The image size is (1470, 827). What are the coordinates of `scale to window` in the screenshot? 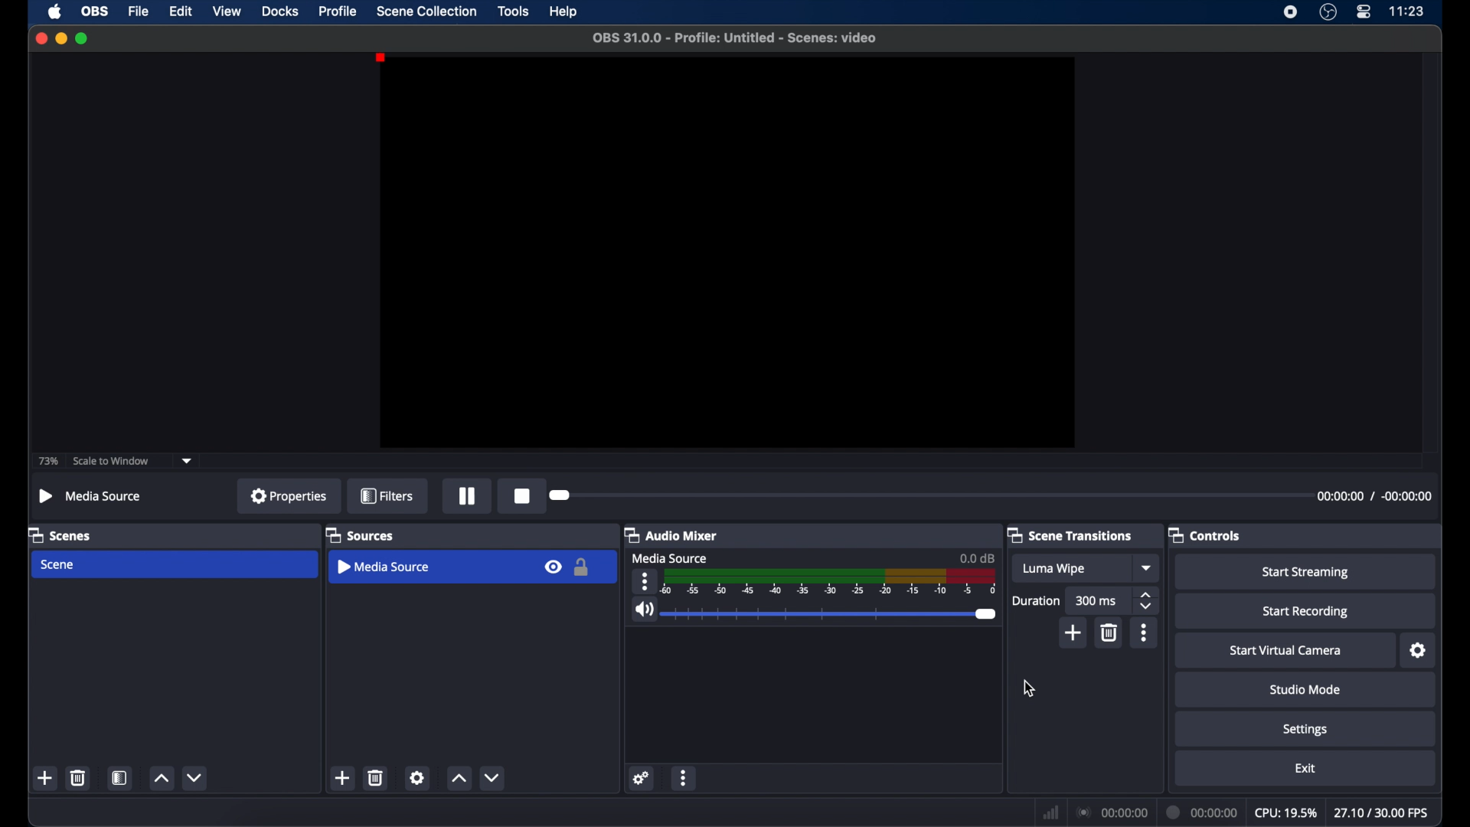 It's located at (112, 460).